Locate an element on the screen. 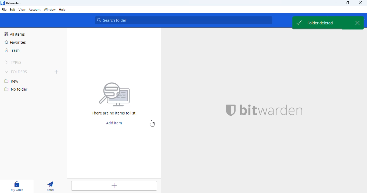  help is located at coordinates (63, 10).